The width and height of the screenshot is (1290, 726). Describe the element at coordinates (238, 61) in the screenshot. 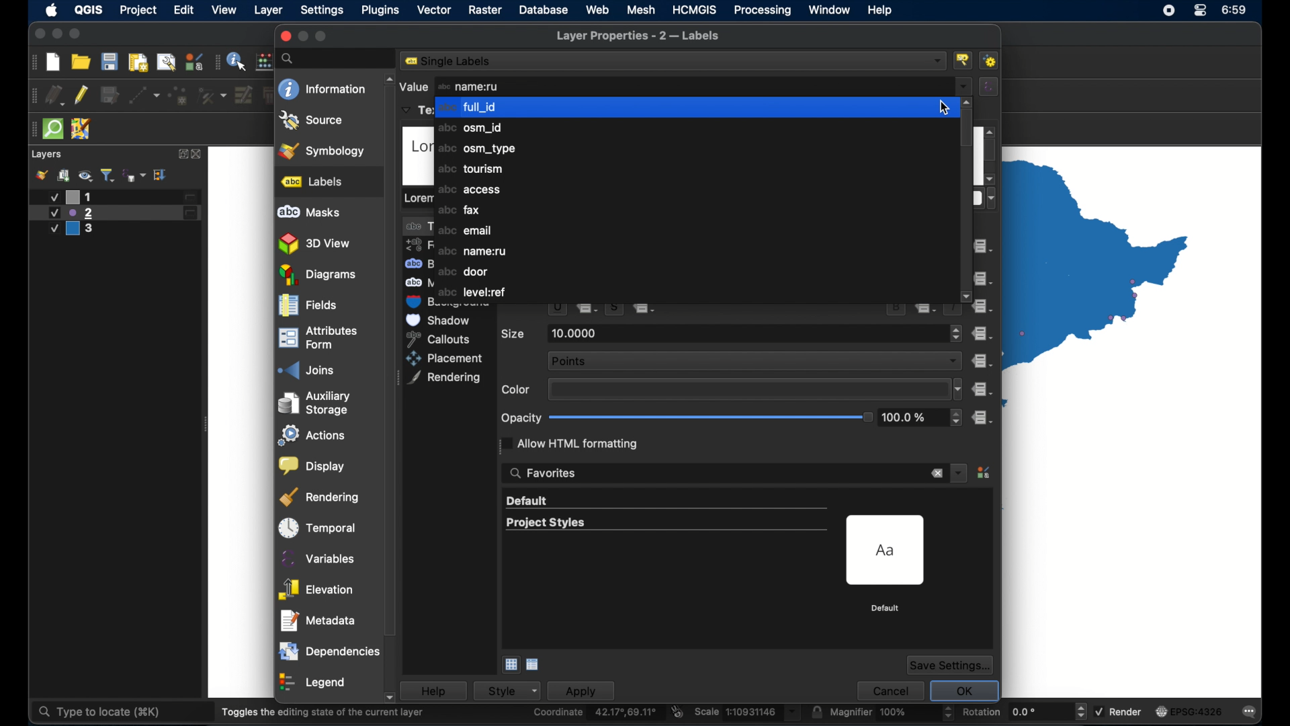

I see `identify feature` at that location.